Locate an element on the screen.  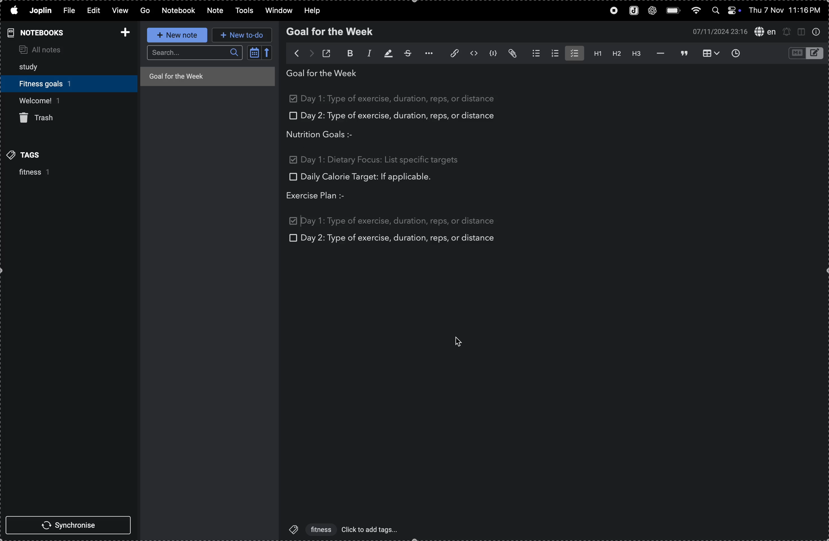
options is located at coordinates (427, 53).